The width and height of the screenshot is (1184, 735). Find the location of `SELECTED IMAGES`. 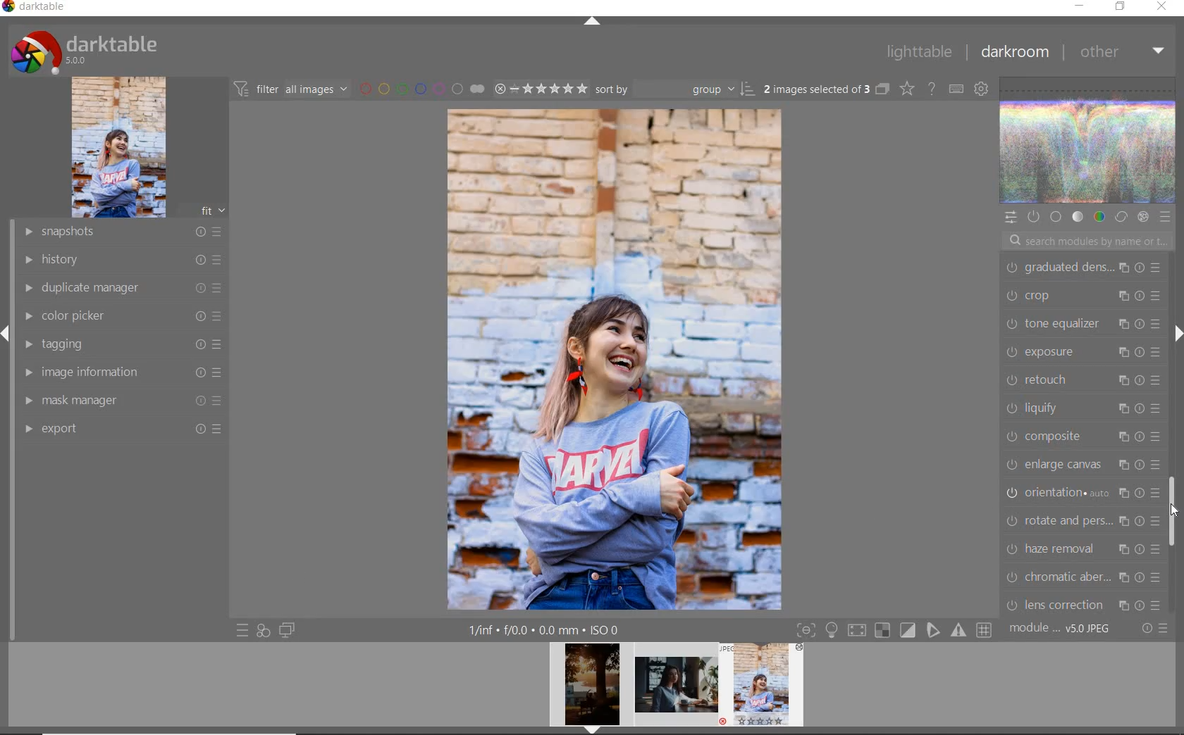

SELECTED IMAGES is located at coordinates (817, 87).